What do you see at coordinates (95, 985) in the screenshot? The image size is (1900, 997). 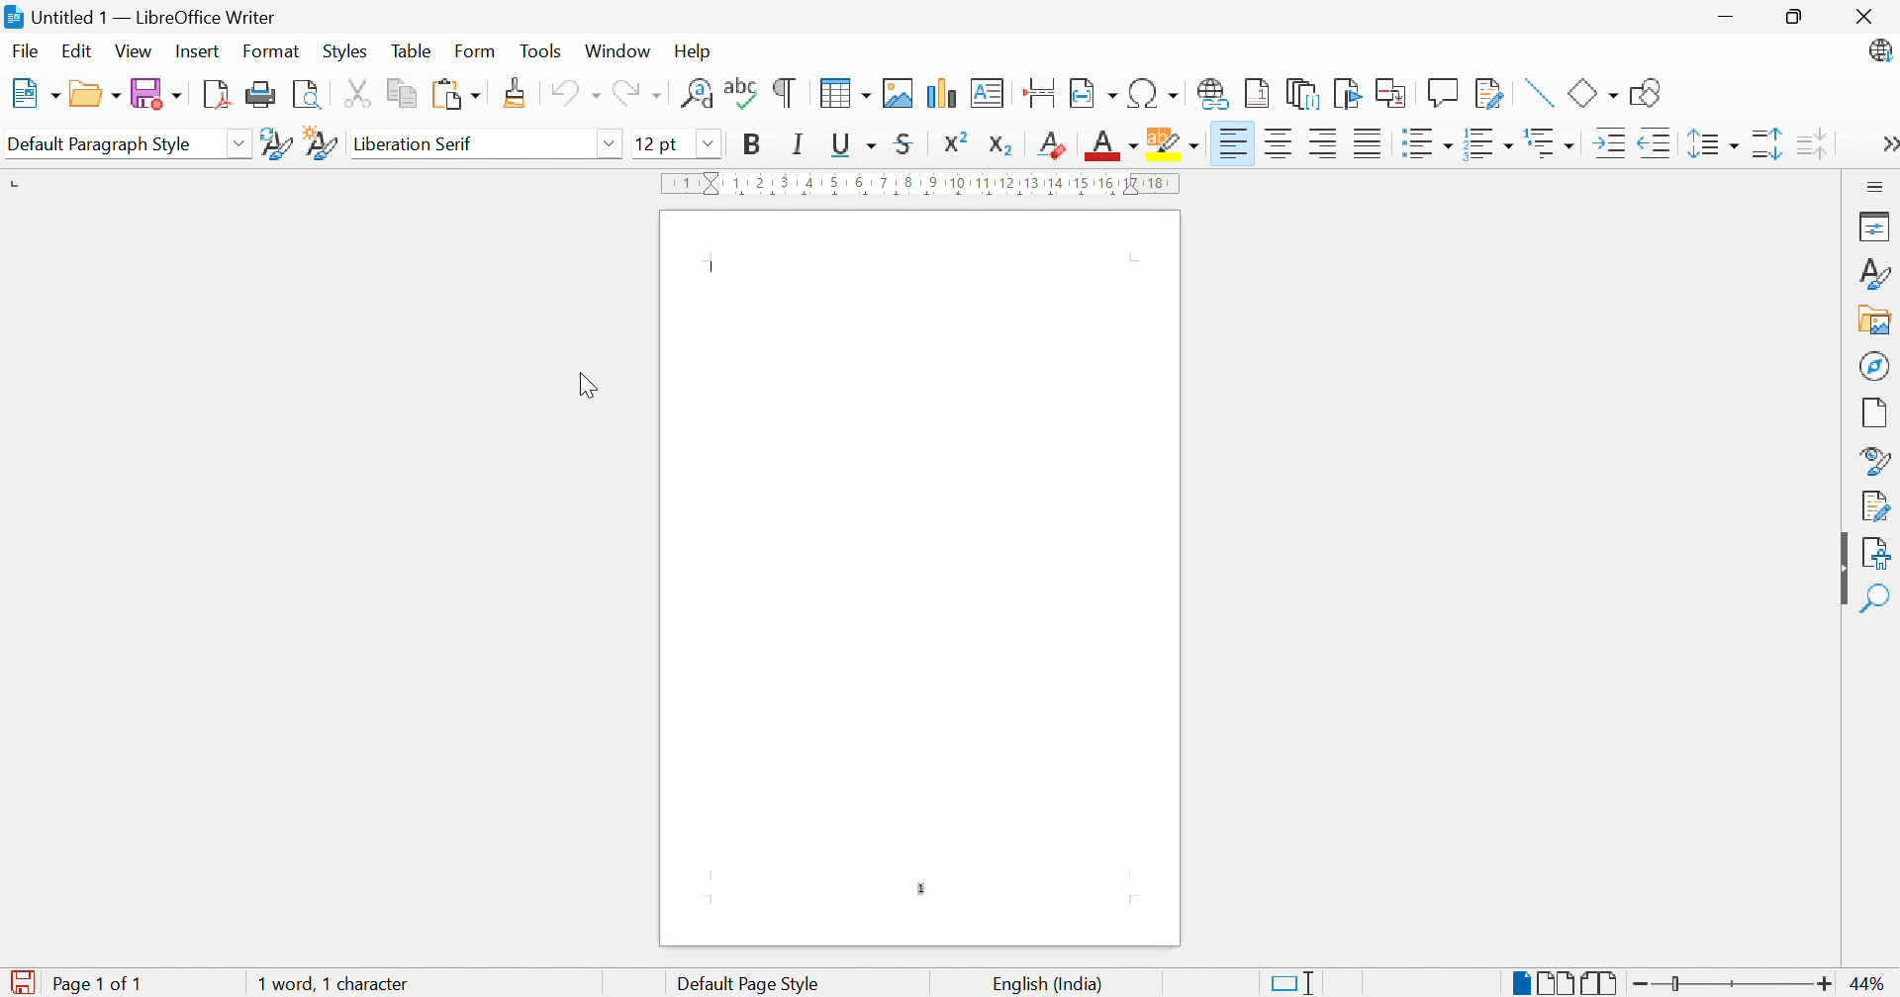 I see `Page 1 of 1` at bounding box center [95, 985].